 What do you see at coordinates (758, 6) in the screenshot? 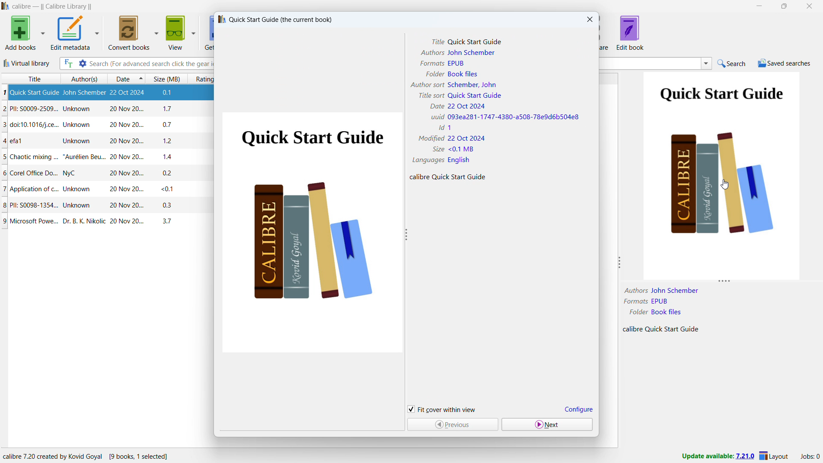
I see `minimize` at bounding box center [758, 6].